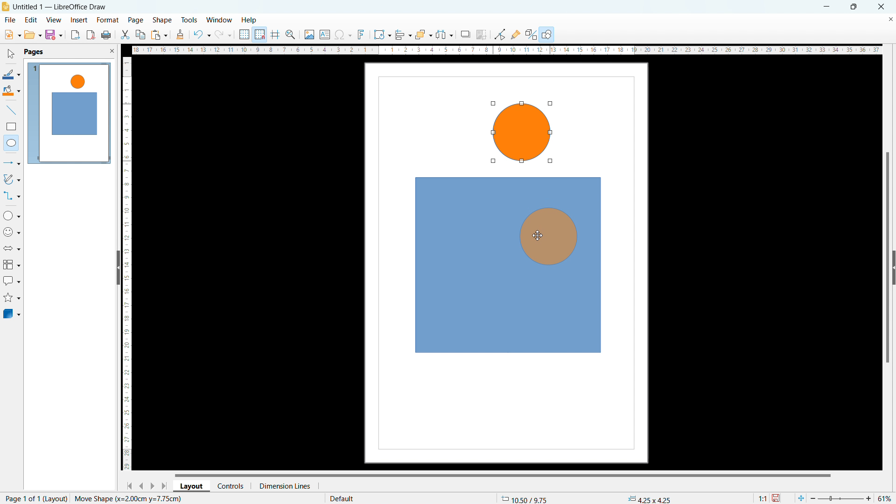 The height and width of the screenshot is (504, 896). I want to click on go to next page, so click(152, 485).